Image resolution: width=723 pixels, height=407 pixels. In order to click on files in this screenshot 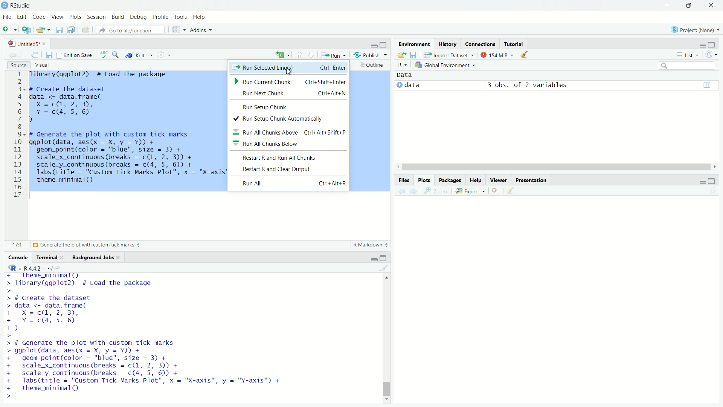, I will do `click(403, 179)`.